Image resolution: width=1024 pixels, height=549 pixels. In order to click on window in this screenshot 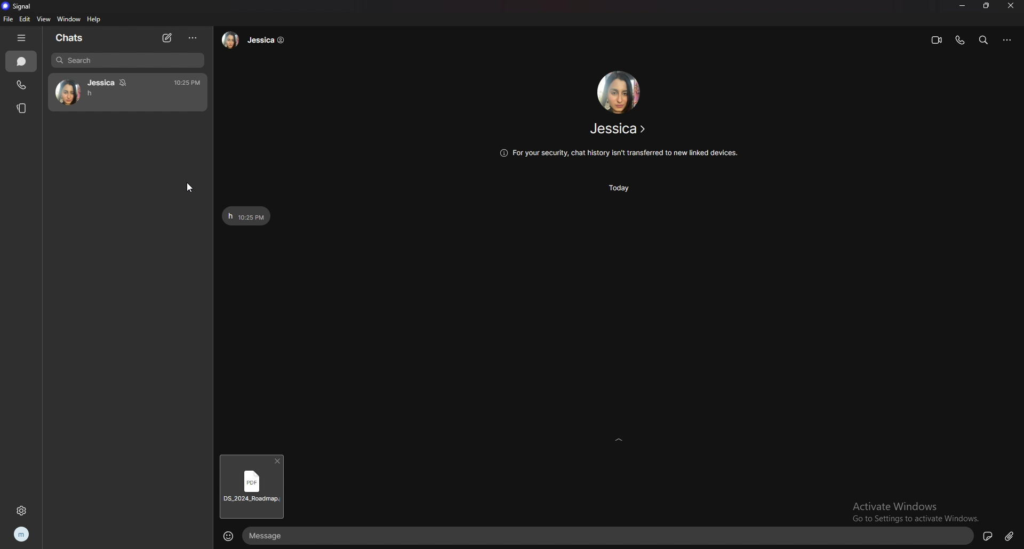, I will do `click(69, 19)`.